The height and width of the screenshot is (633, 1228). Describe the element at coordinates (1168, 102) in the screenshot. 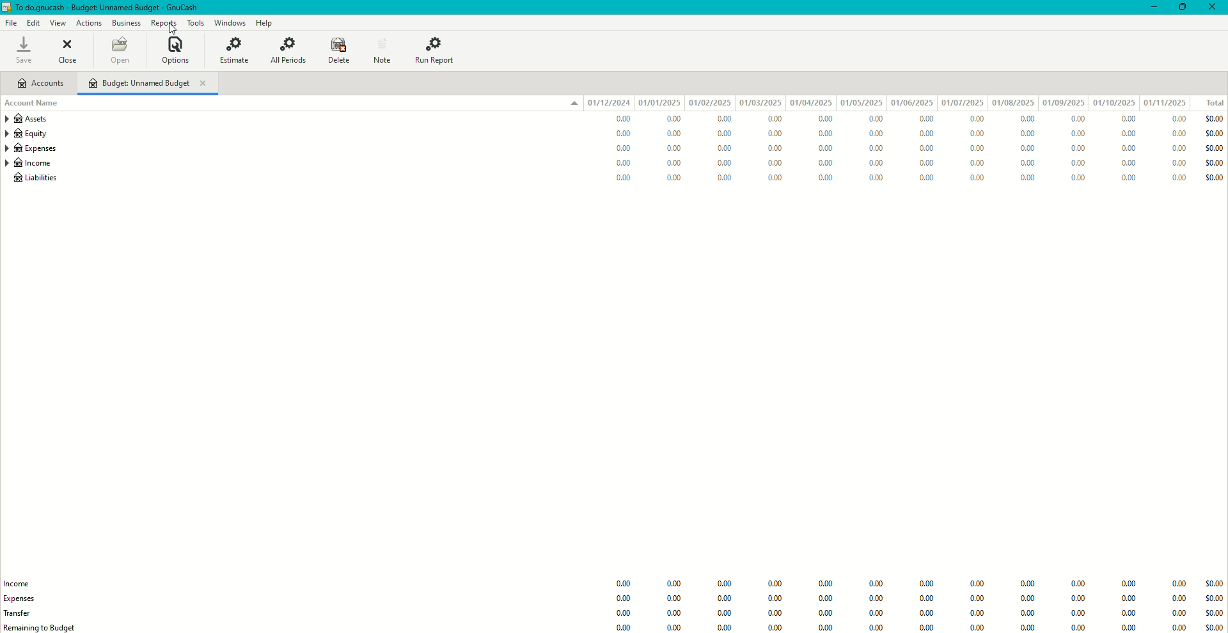

I see `01/11/2025` at that location.